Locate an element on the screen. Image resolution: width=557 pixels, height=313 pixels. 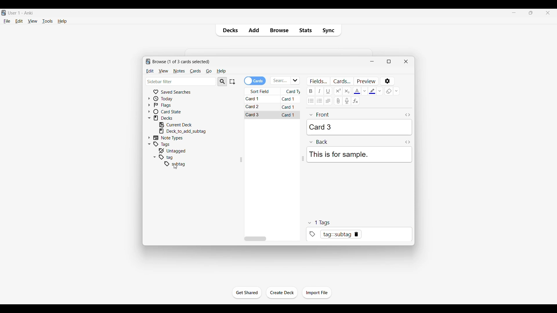
Go menu is located at coordinates (209, 71).